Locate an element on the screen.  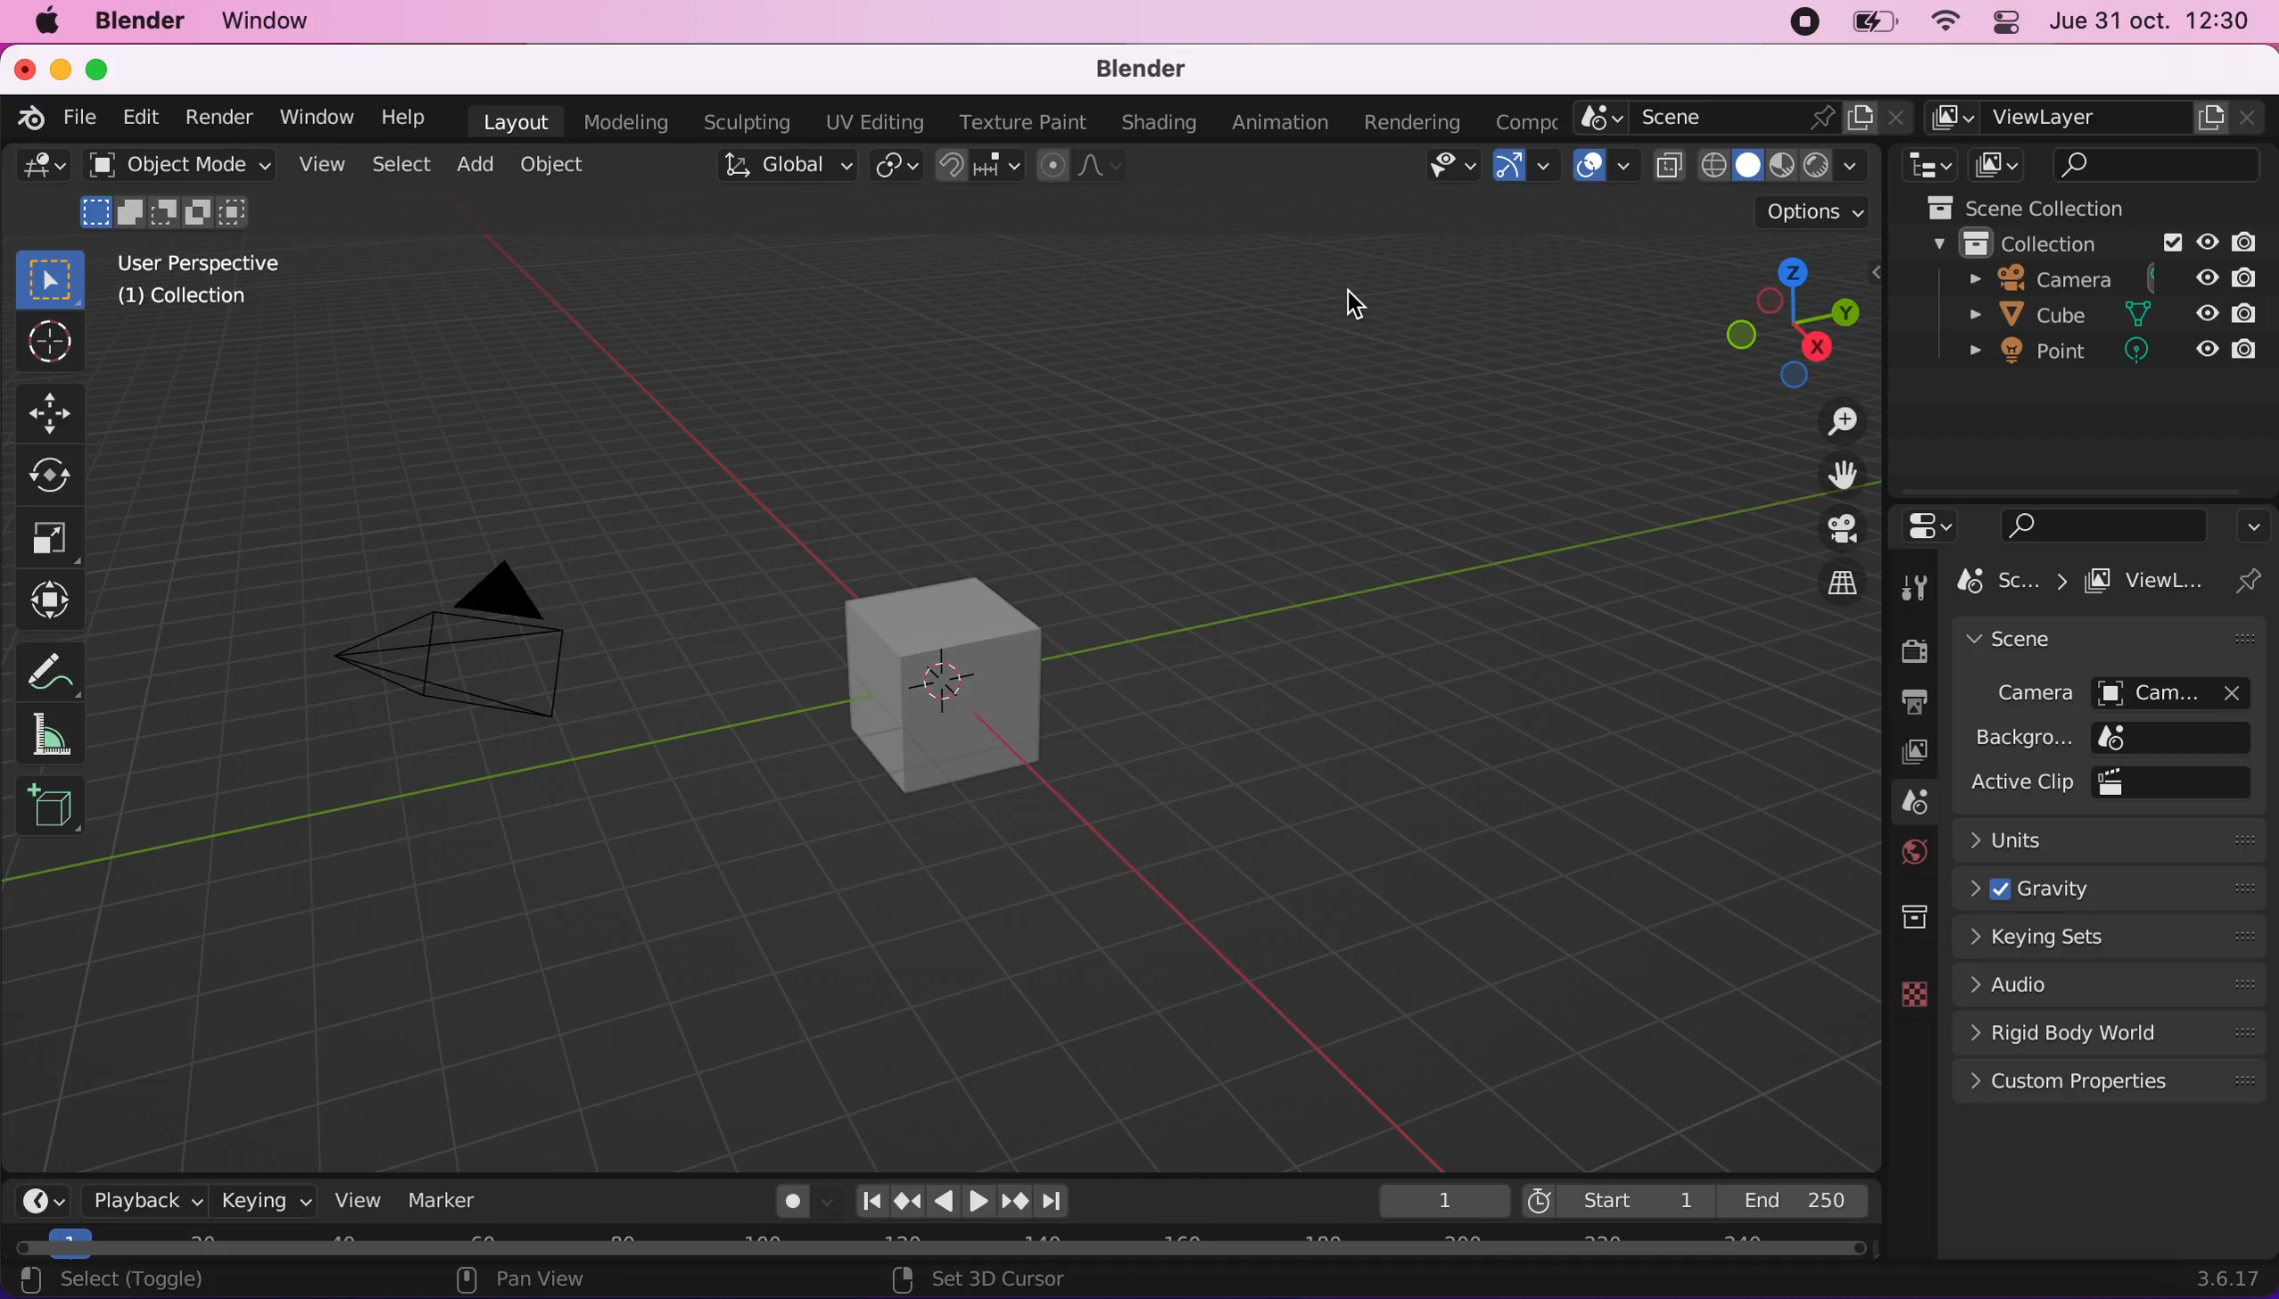
select box is located at coordinates (58, 276).